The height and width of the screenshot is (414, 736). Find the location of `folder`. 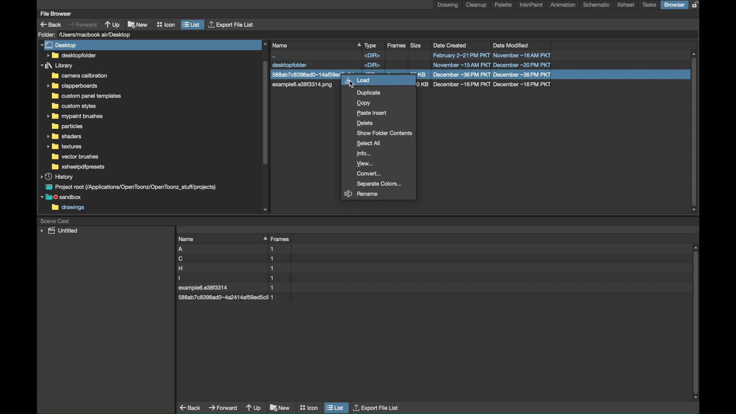

folder is located at coordinates (79, 76).